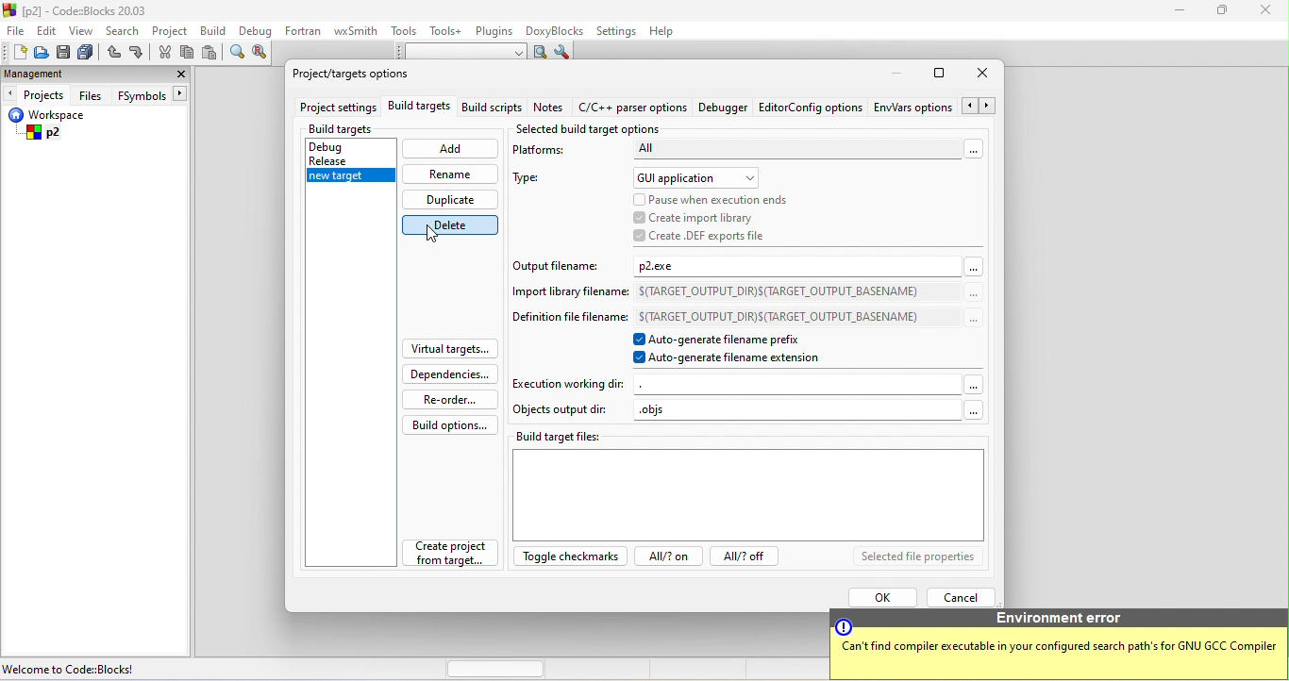 The image size is (1289, 681). I want to click on objs, so click(809, 412).